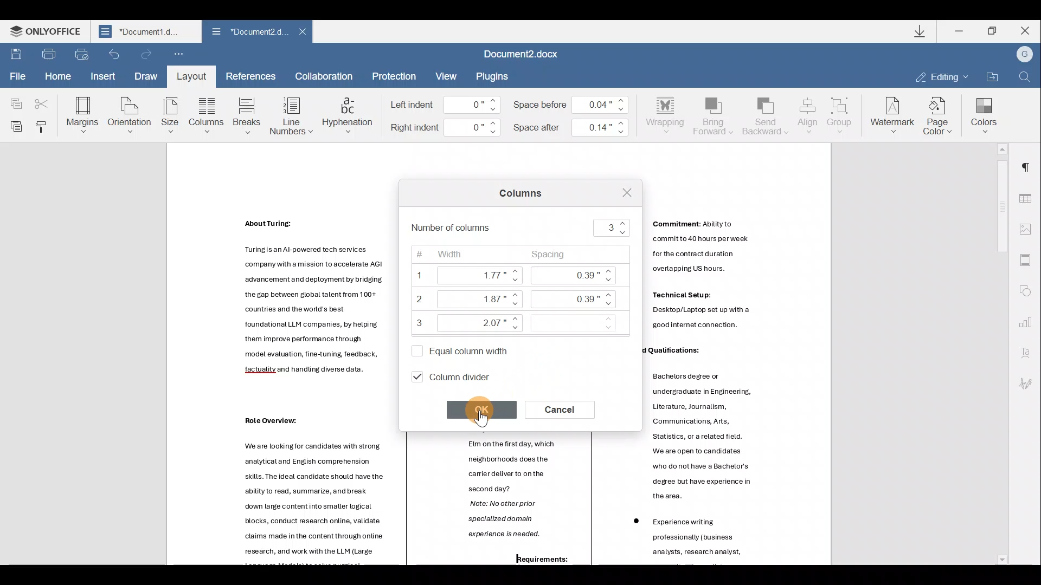  What do you see at coordinates (57, 75) in the screenshot?
I see `Home` at bounding box center [57, 75].